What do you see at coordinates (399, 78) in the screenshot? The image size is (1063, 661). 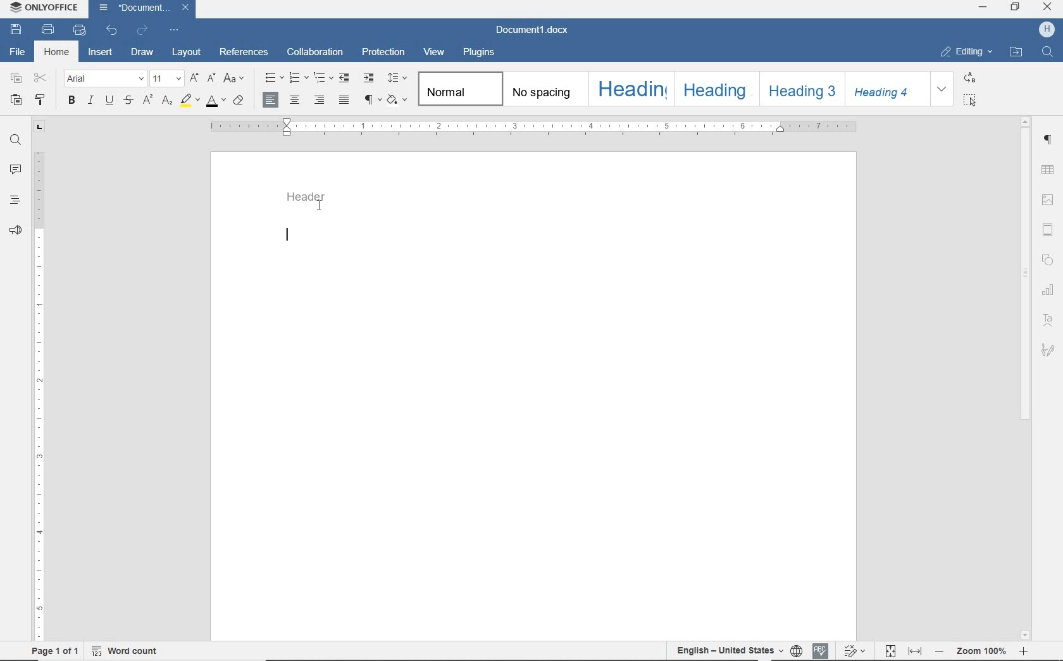 I see `paragraph line spacing` at bounding box center [399, 78].